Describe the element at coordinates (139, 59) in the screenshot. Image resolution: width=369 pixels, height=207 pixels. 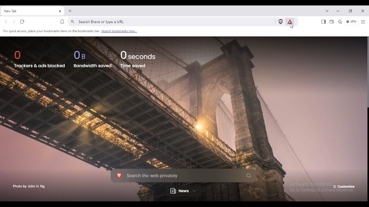
I see `0 seconds time saved` at that location.